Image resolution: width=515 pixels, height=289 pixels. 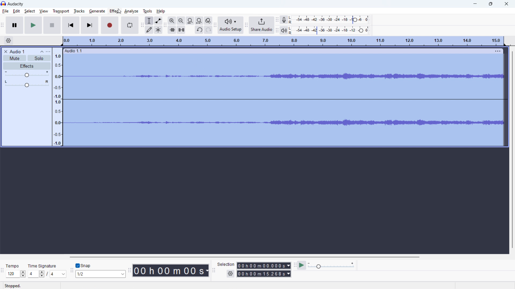 What do you see at coordinates (39, 58) in the screenshot?
I see `solo` at bounding box center [39, 58].